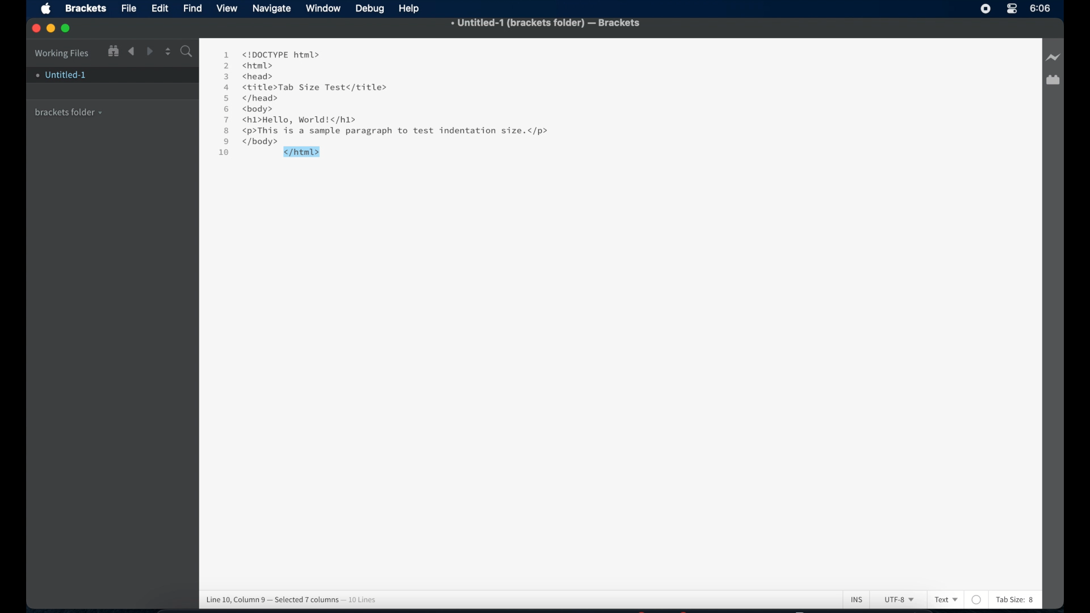 The image size is (1090, 613). Describe the element at coordinates (112, 51) in the screenshot. I see `Zoom in` at that location.